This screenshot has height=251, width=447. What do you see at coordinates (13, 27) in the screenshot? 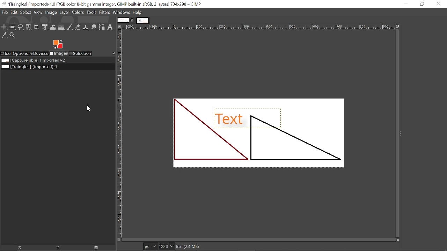
I see `Rectangular select` at bounding box center [13, 27].